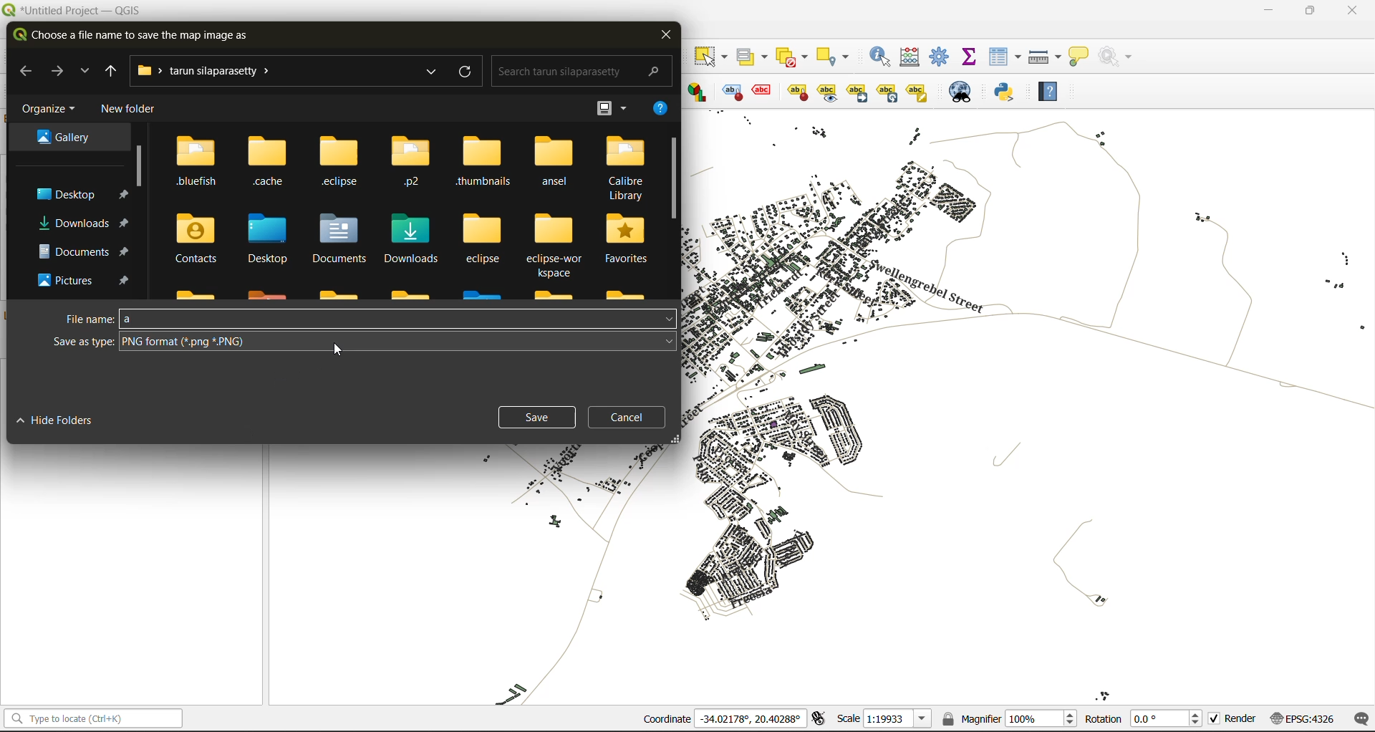 Image resolution: width=1375 pixels, height=732 pixels. I want to click on status bar, so click(91, 719).